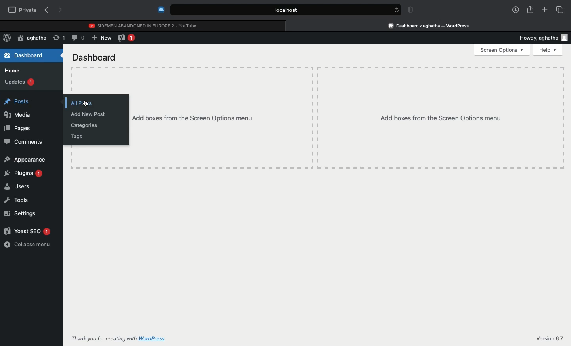 The height and width of the screenshot is (346, 571). I want to click on Comment, so click(78, 37).